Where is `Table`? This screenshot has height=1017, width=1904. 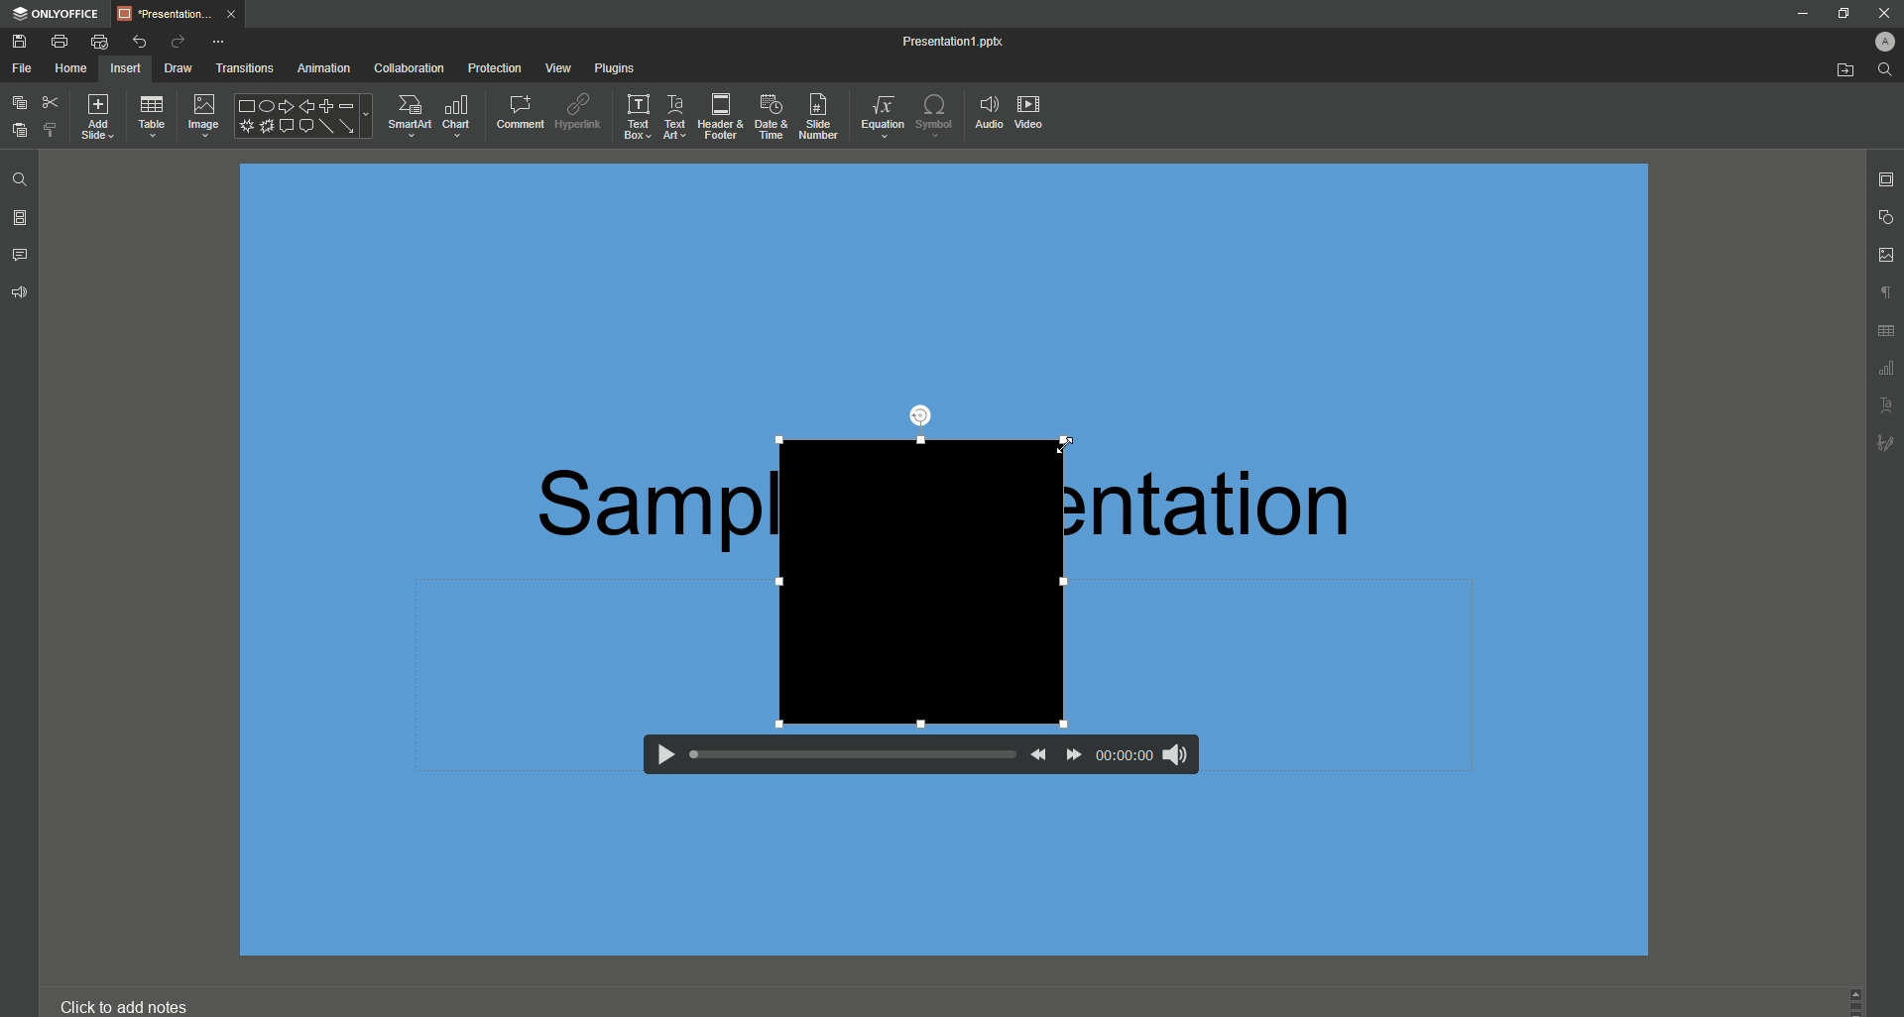
Table is located at coordinates (152, 117).